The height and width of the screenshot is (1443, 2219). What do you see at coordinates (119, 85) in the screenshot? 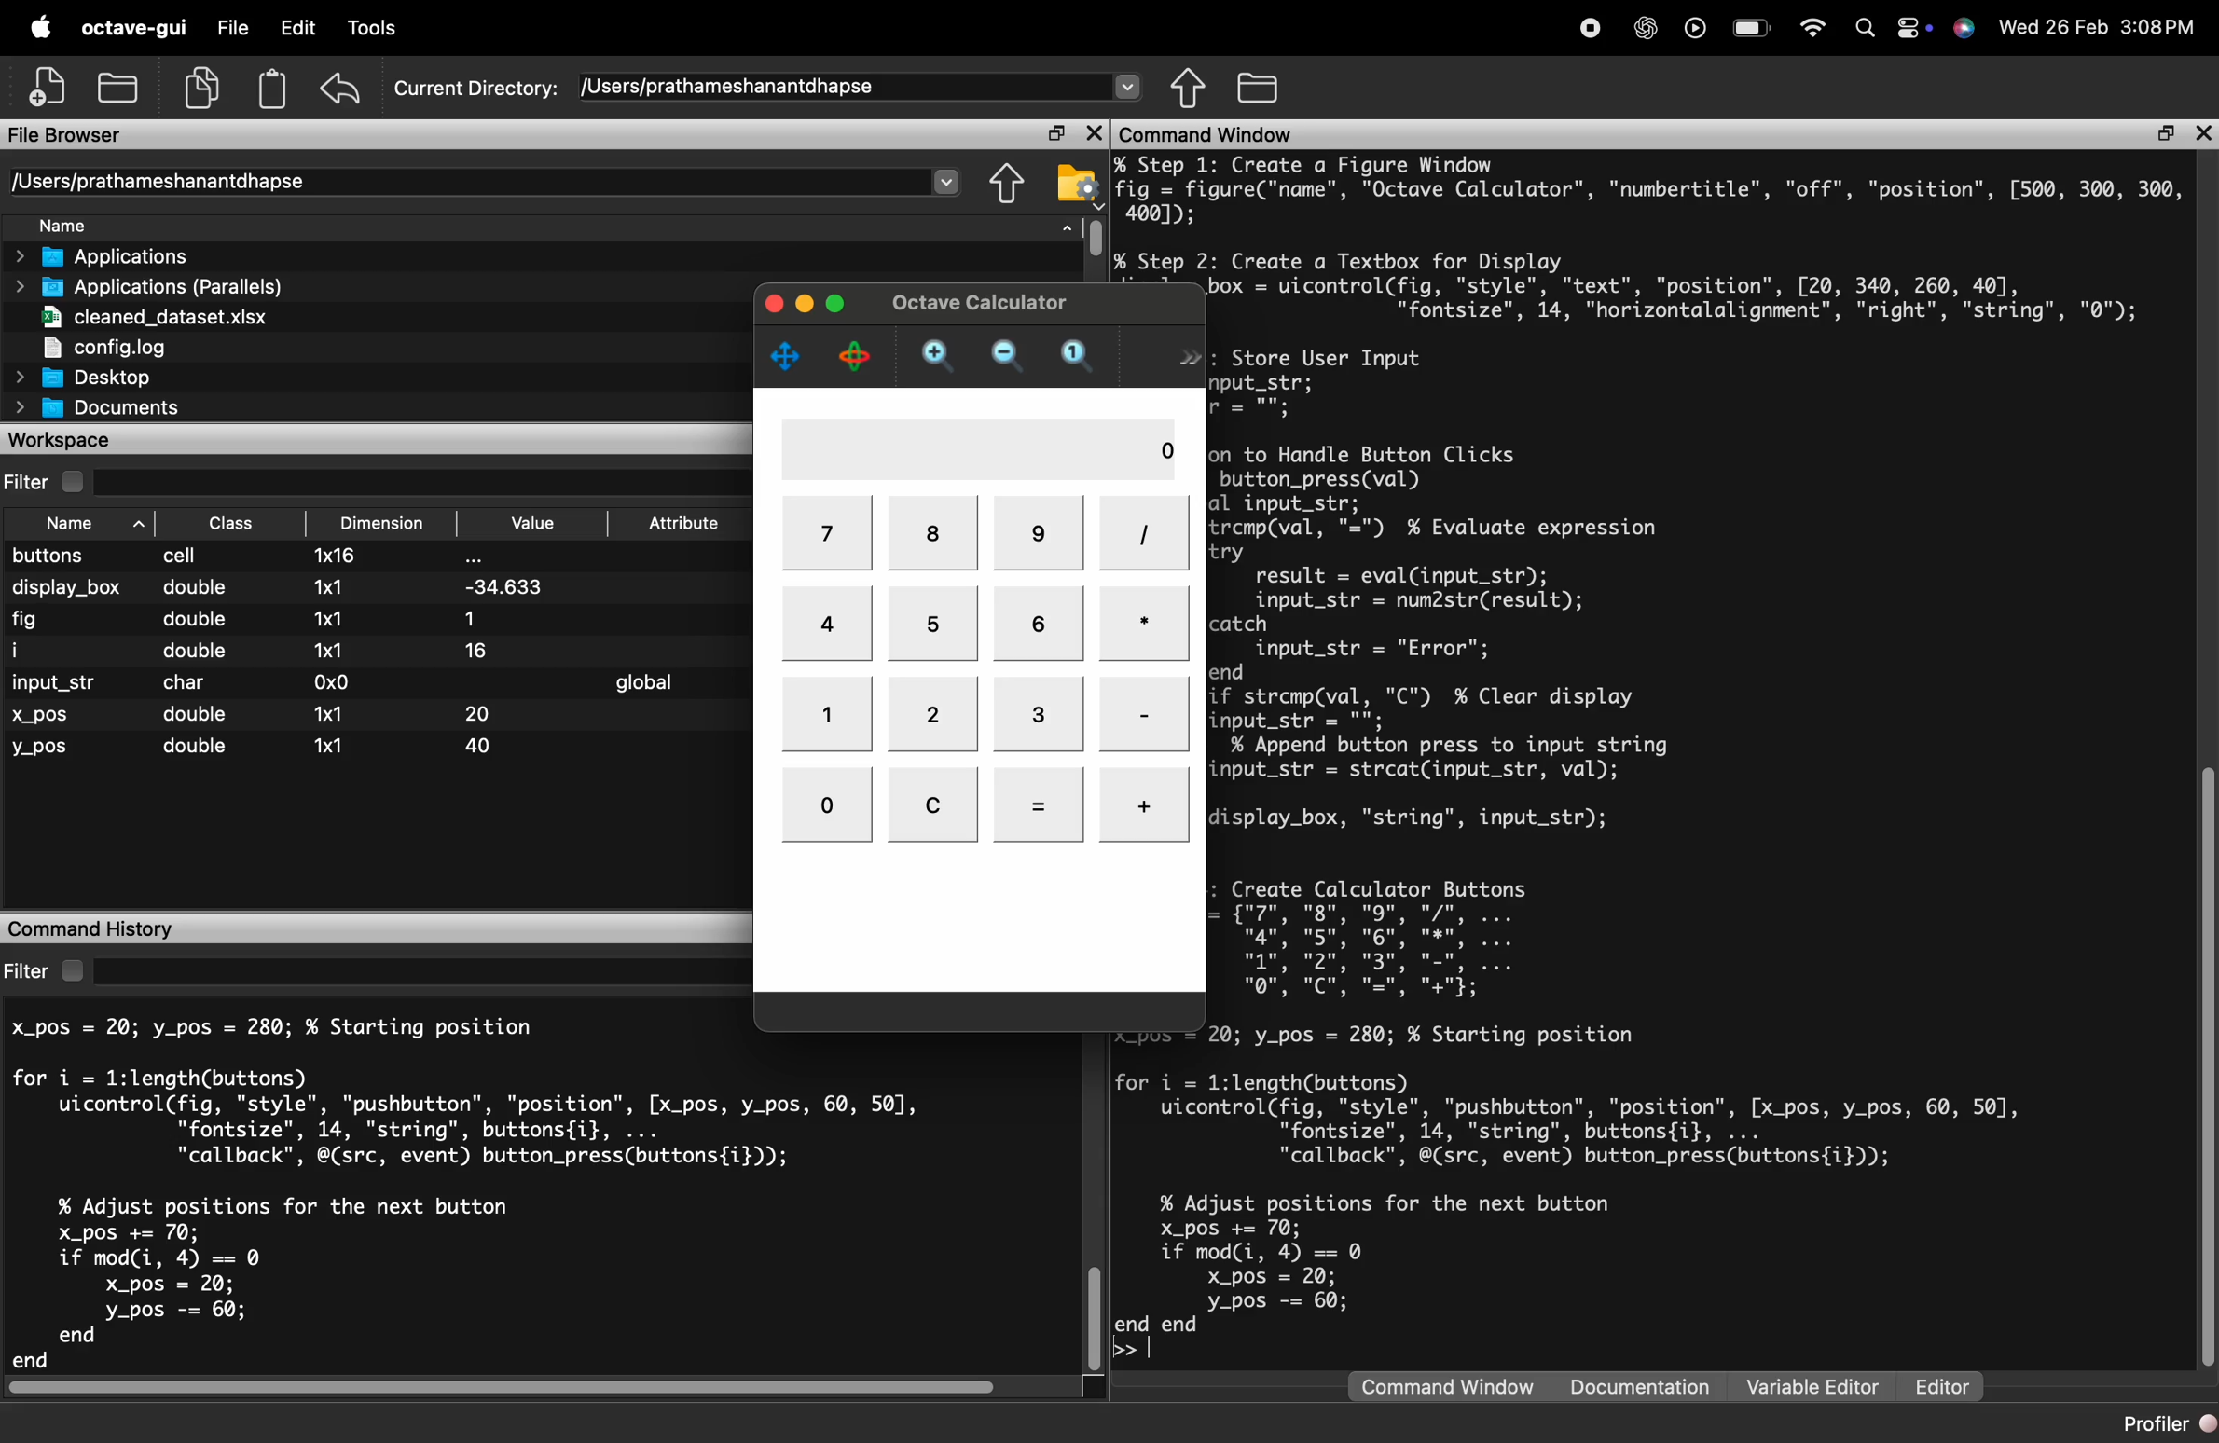
I see `open an existing file in an editor` at bounding box center [119, 85].